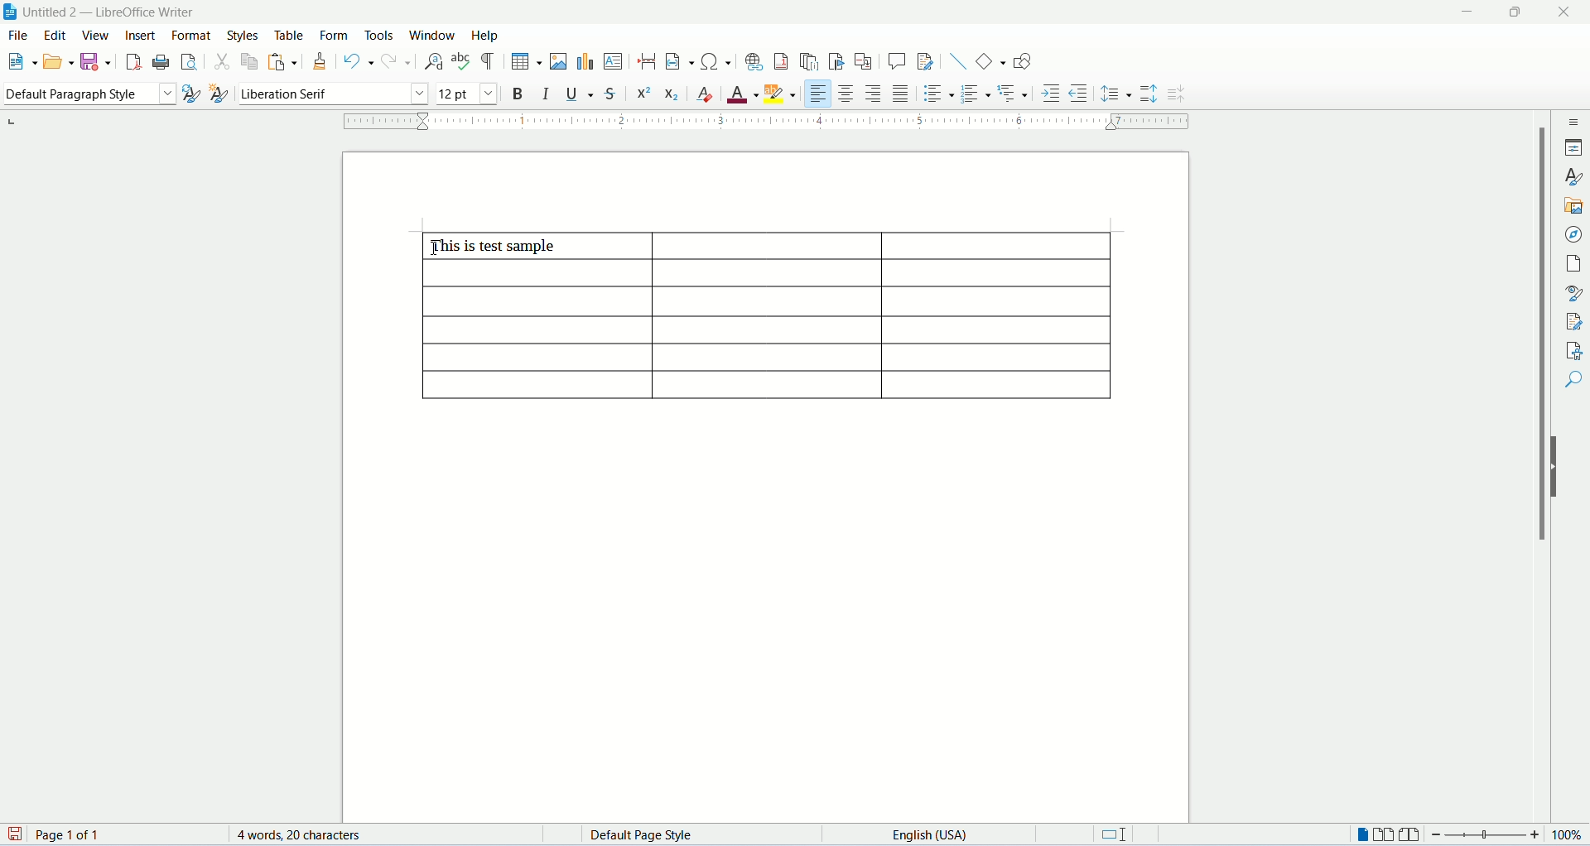 The image size is (1590, 846). What do you see at coordinates (434, 35) in the screenshot?
I see `window` at bounding box center [434, 35].